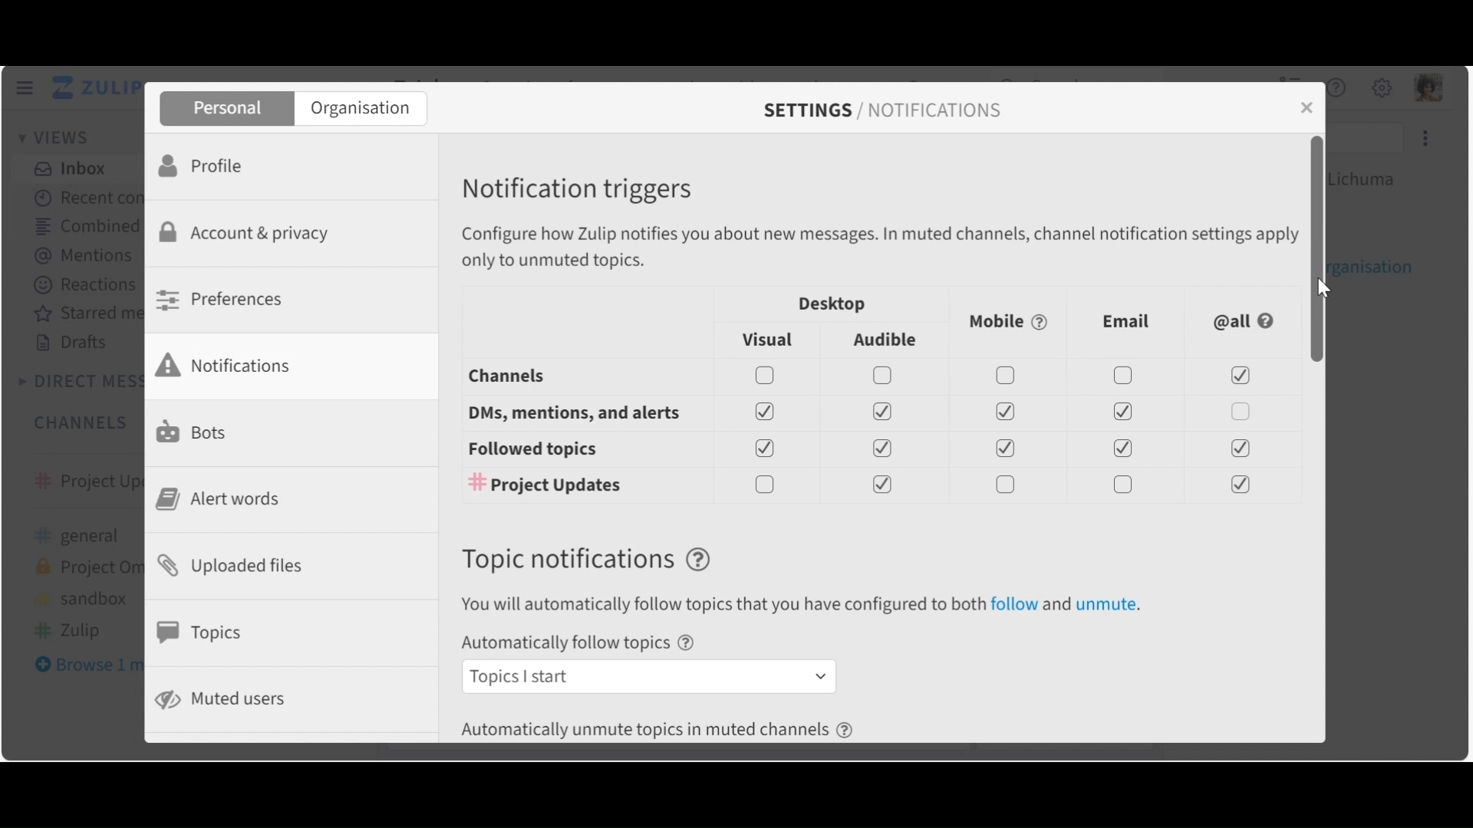 This screenshot has height=828, width=1473. I want to click on close, so click(1305, 108).